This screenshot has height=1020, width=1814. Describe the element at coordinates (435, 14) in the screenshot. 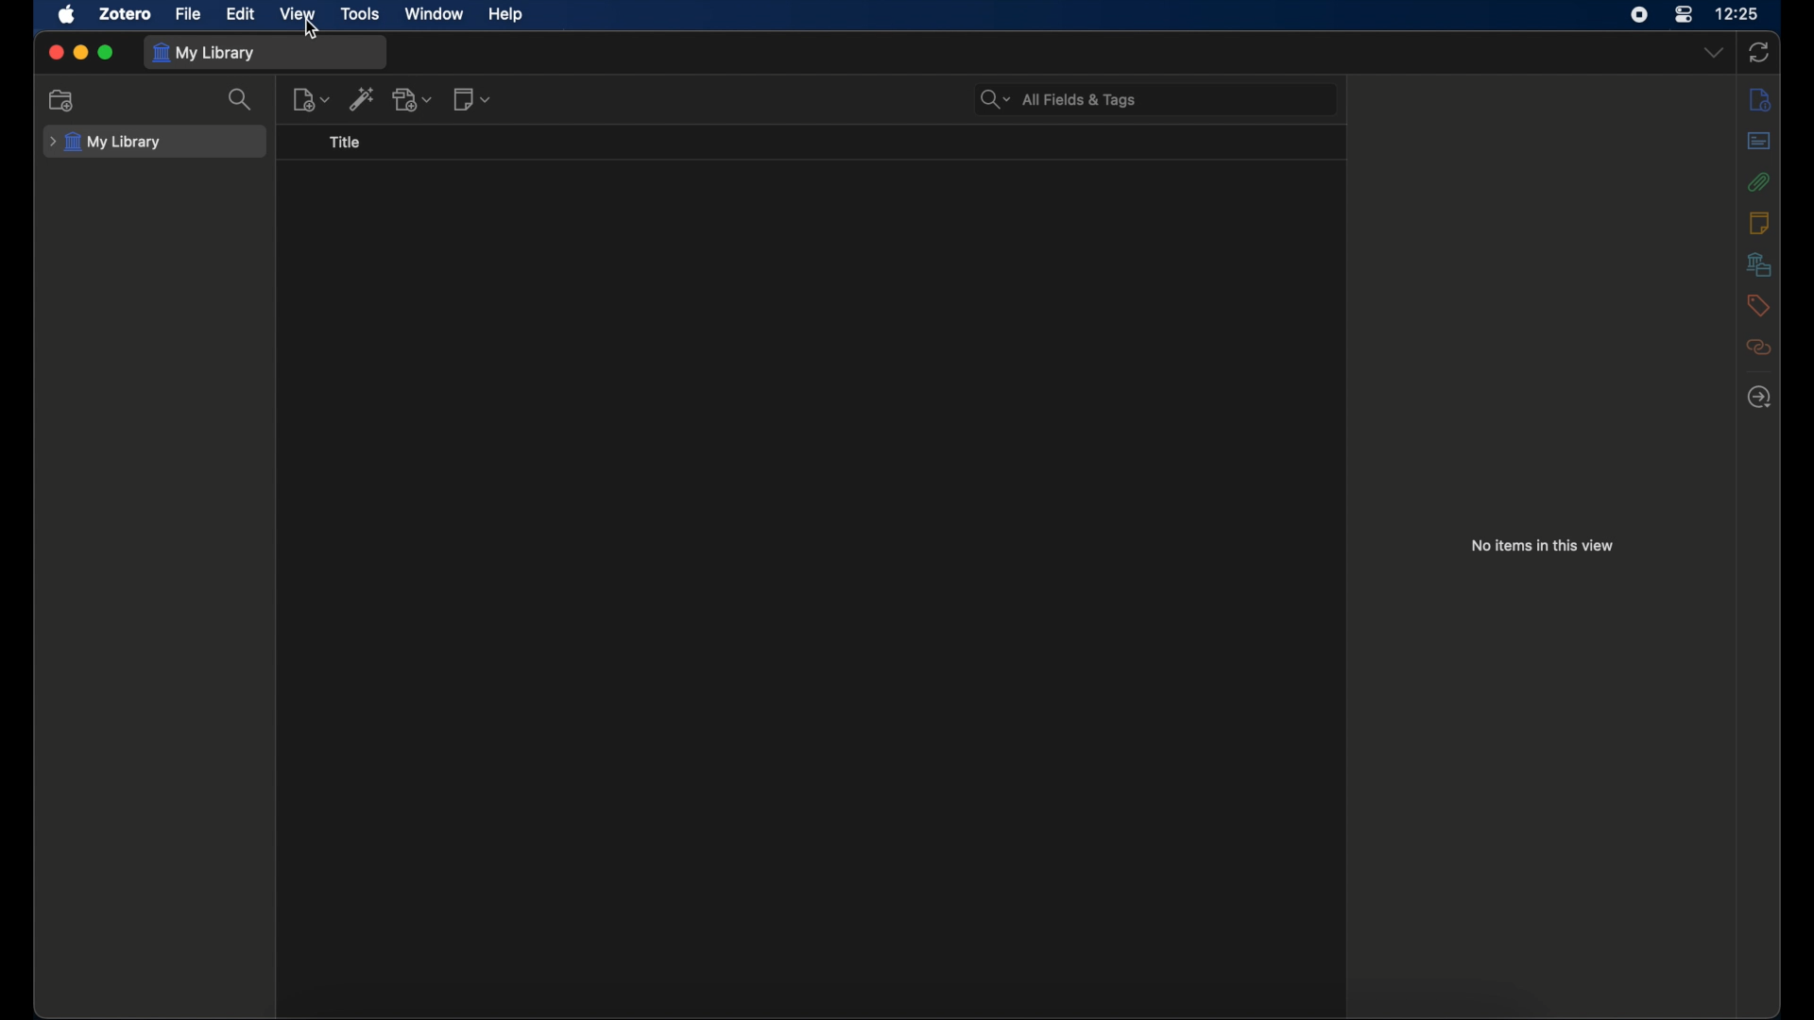

I see `window` at that location.